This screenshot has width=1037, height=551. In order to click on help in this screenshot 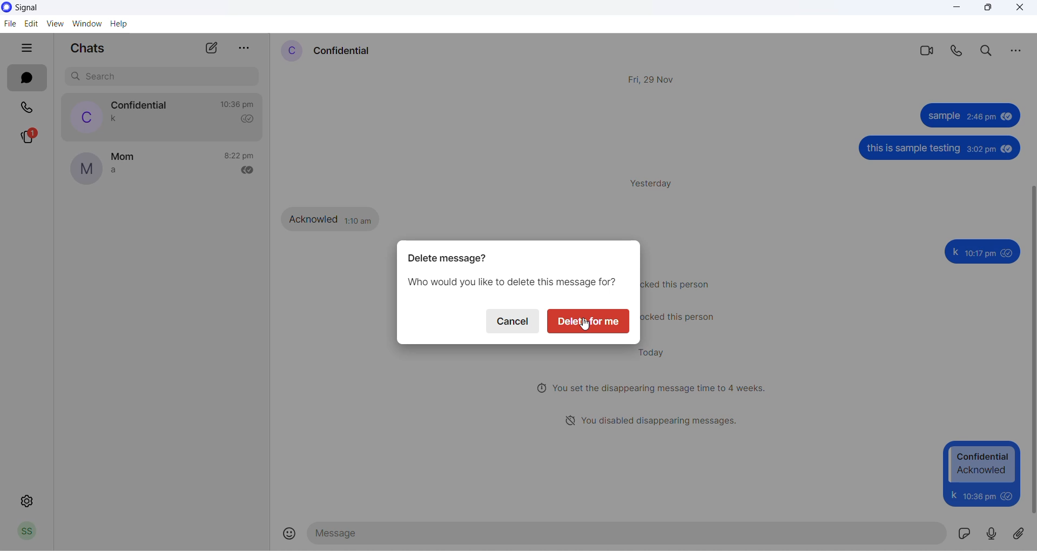, I will do `click(120, 26)`.